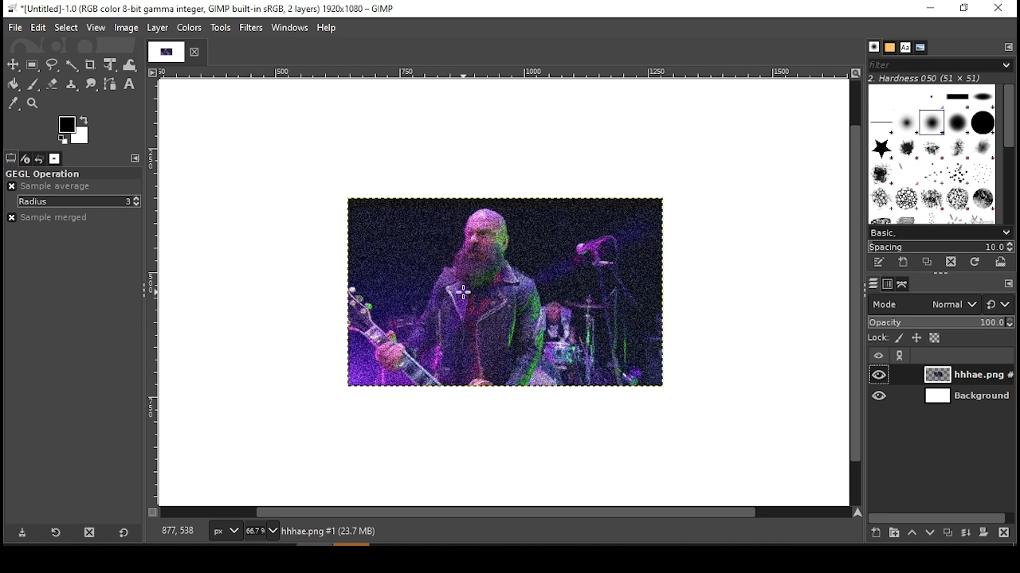 This screenshot has height=573, width=1020. What do you see at coordinates (25, 158) in the screenshot?
I see `device status` at bounding box center [25, 158].